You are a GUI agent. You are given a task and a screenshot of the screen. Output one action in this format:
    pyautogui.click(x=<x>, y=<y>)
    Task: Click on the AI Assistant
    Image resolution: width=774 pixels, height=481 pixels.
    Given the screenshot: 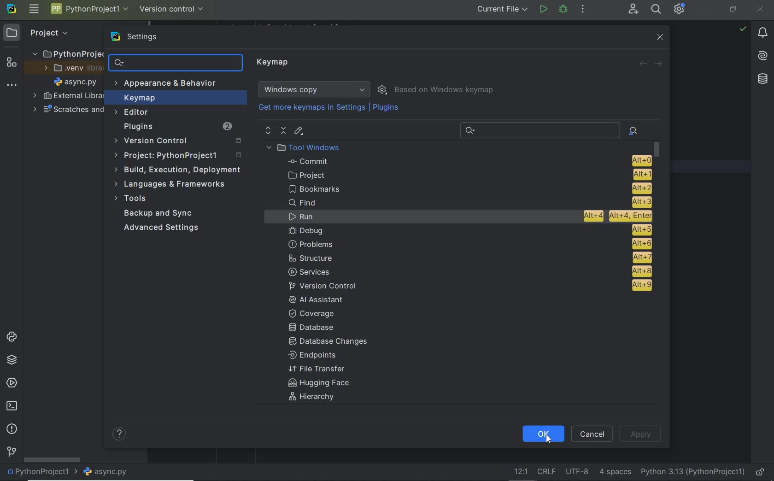 What is the action you would take?
    pyautogui.click(x=763, y=57)
    